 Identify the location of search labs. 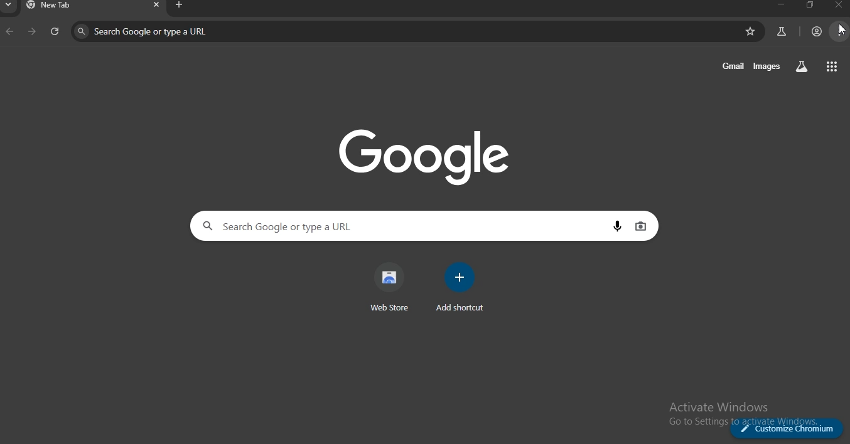
(779, 34).